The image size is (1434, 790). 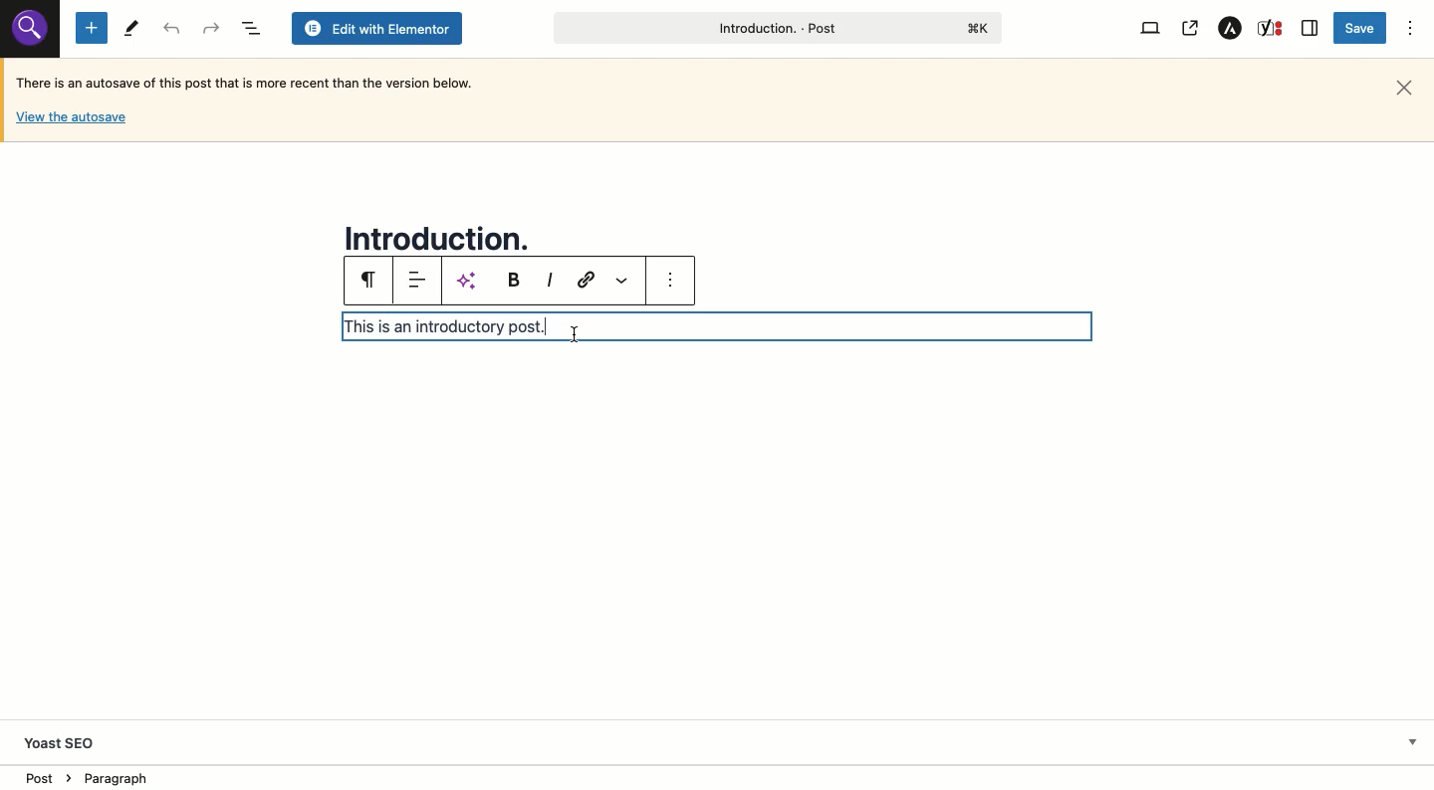 What do you see at coordinates (418, 280) in the screenshot?
I see `Align` at bounding box center [418, 280].